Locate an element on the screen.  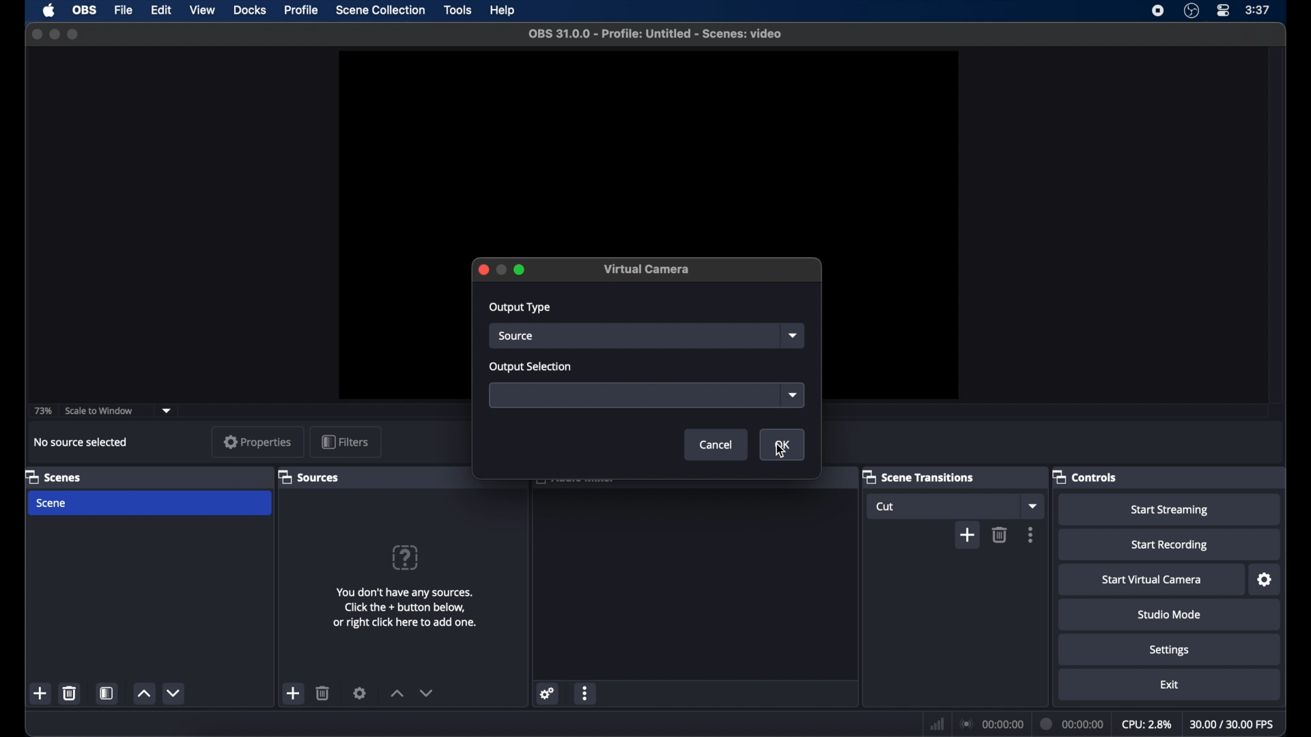
obs is located at coordinates (85, 10).